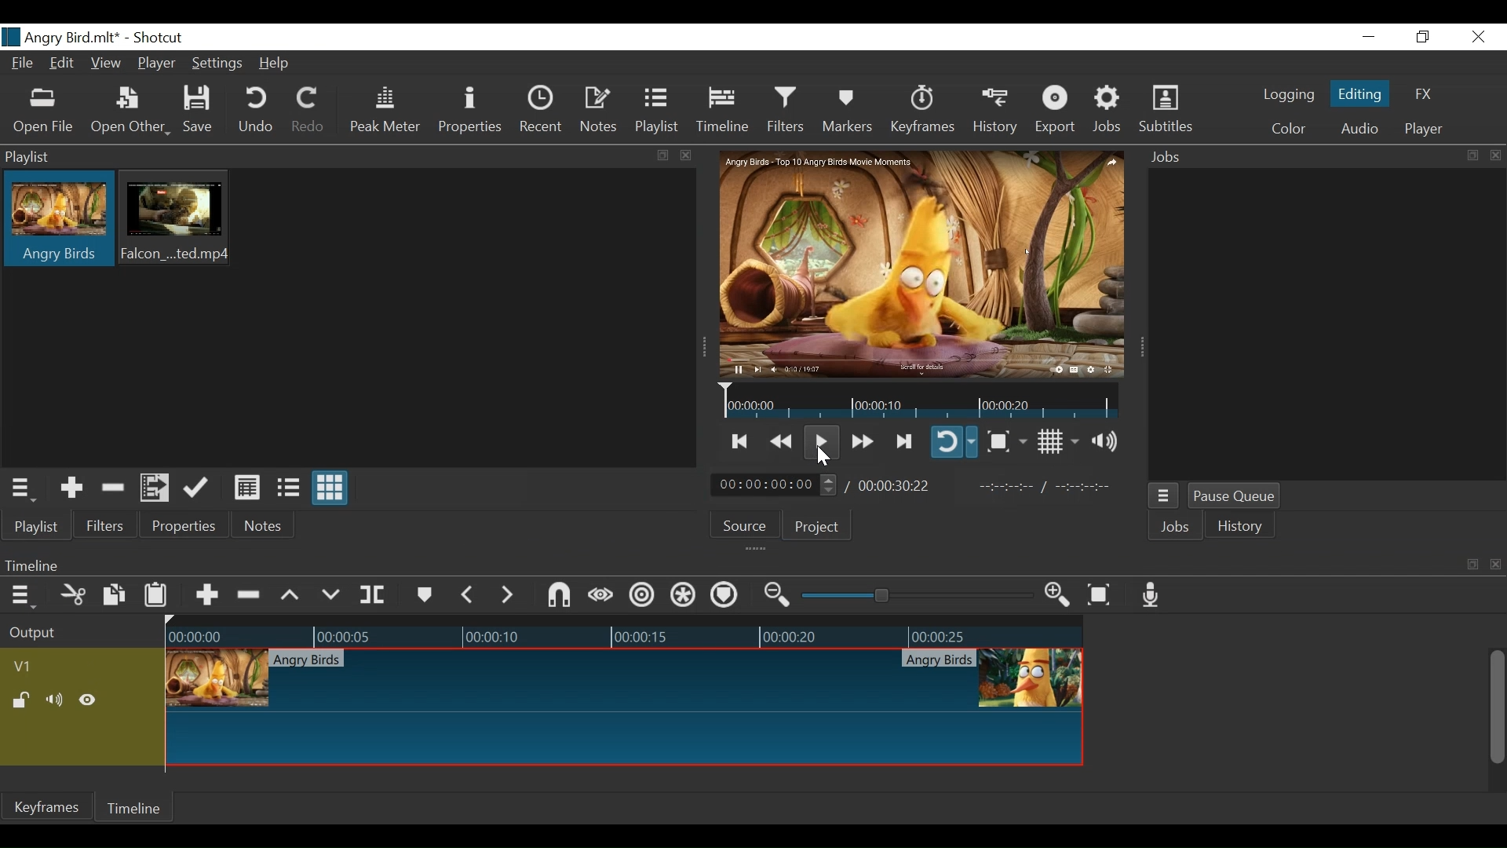 This screenshot has height=848, width=1507. Describe the element at coordinates (46, 110) in the screenshot. I see `Open File` at that location.